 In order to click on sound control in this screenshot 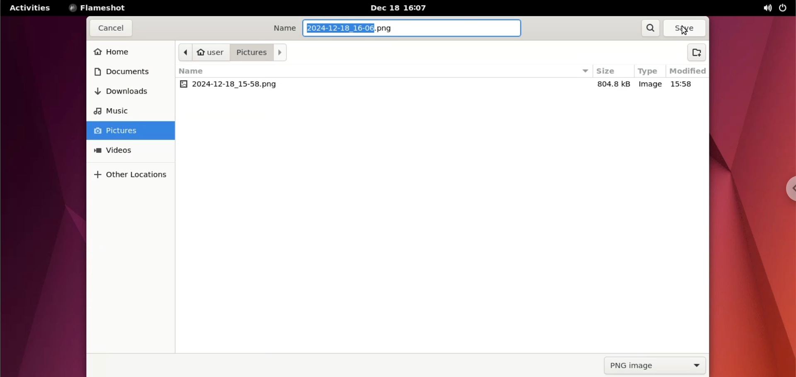, I will do `click(769, 9)`.